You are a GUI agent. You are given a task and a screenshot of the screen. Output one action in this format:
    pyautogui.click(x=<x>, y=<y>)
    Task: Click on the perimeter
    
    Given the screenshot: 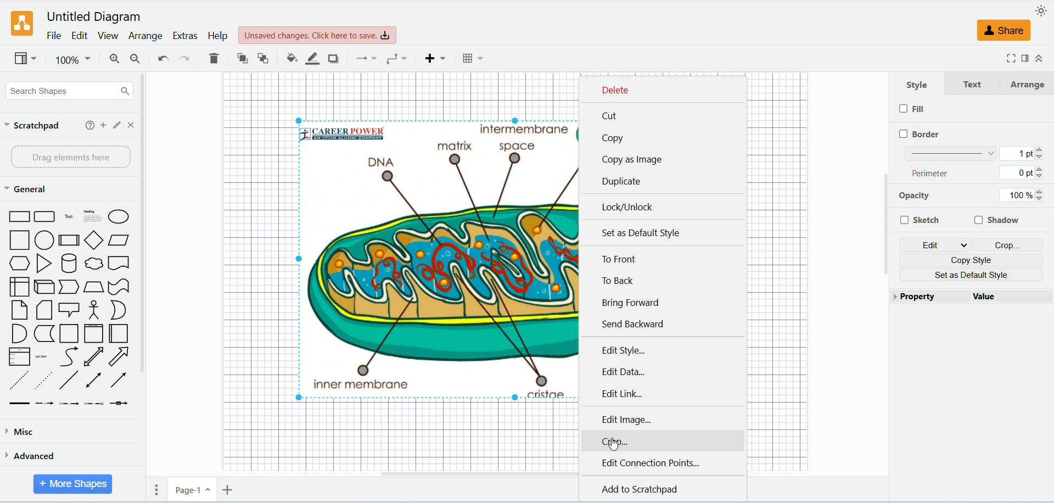 What is the action you would take?
    pyautogui.click(x=934, y=175)
    